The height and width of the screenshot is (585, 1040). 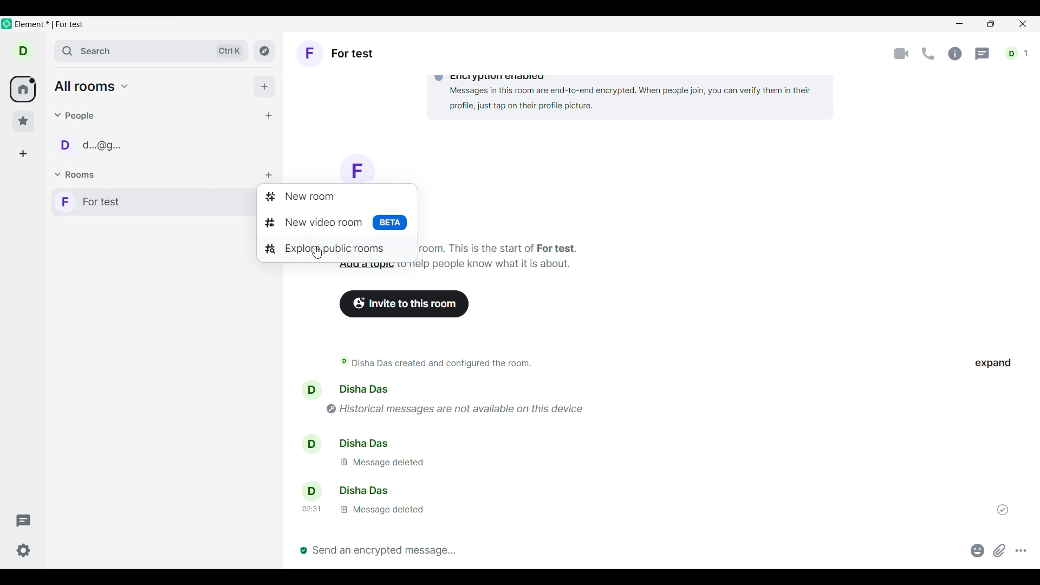 What do you see at coordinates (504, 248) in the screenshot?
I see `room. This is the start of For test.` at bounding box center [504, 248].